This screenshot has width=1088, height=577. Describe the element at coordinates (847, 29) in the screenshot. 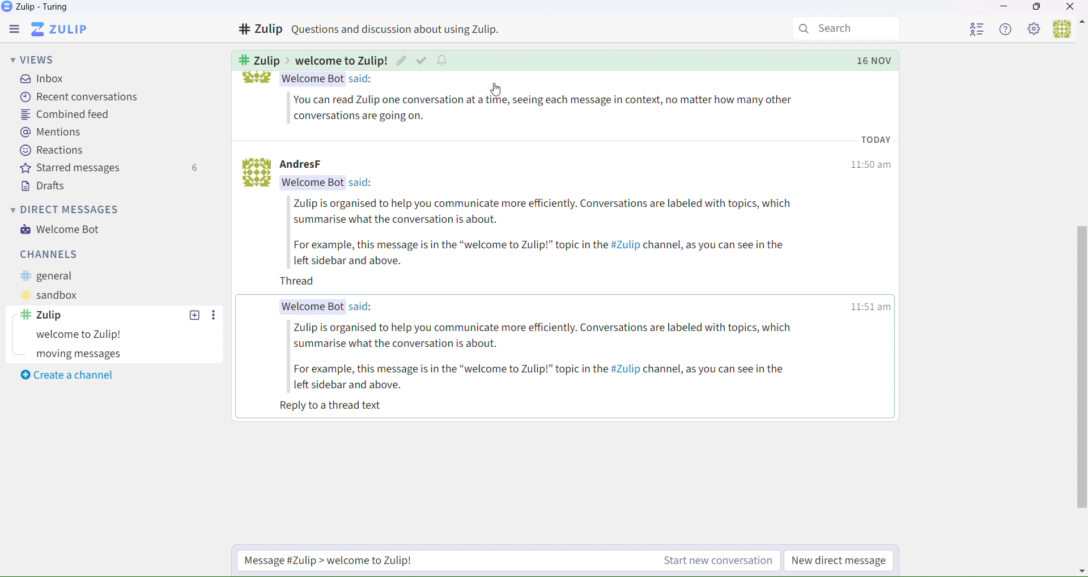

I see `Search` at that location.